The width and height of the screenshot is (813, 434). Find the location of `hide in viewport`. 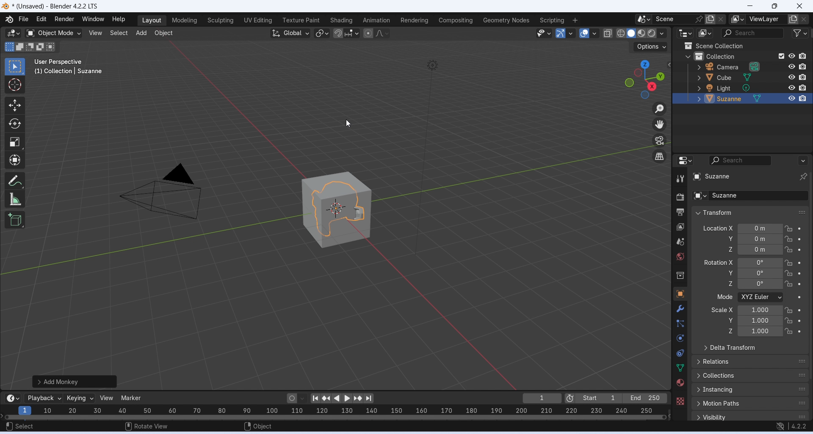

hide in viewport is located at coordinates (792, 56).